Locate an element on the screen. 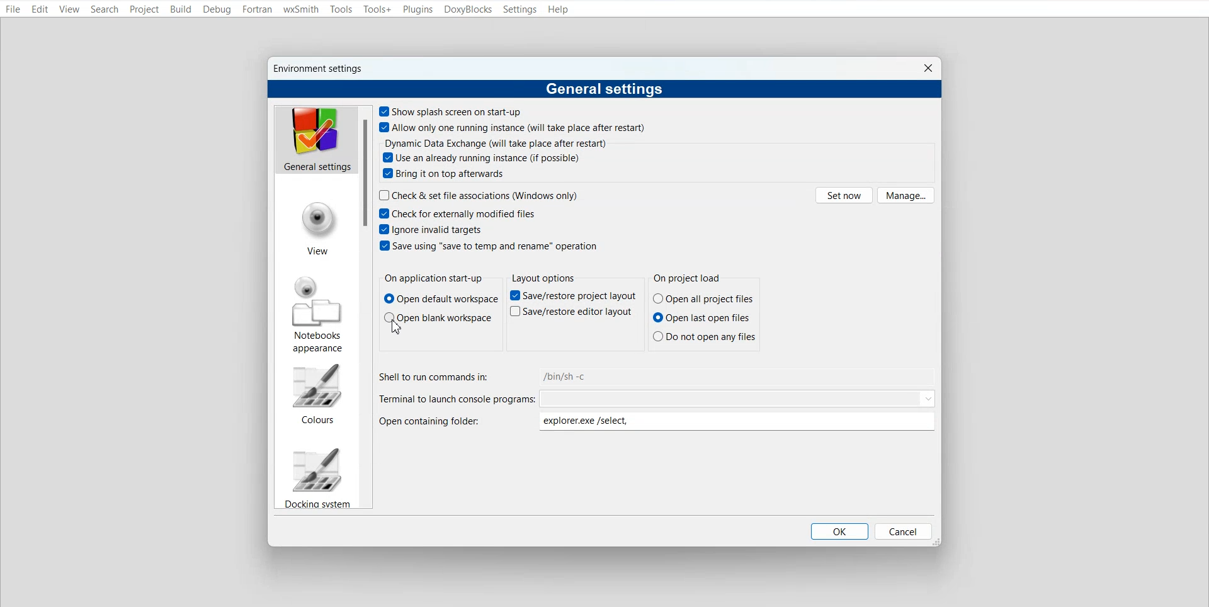  Do not open any files is located at coordinates (705, 336).